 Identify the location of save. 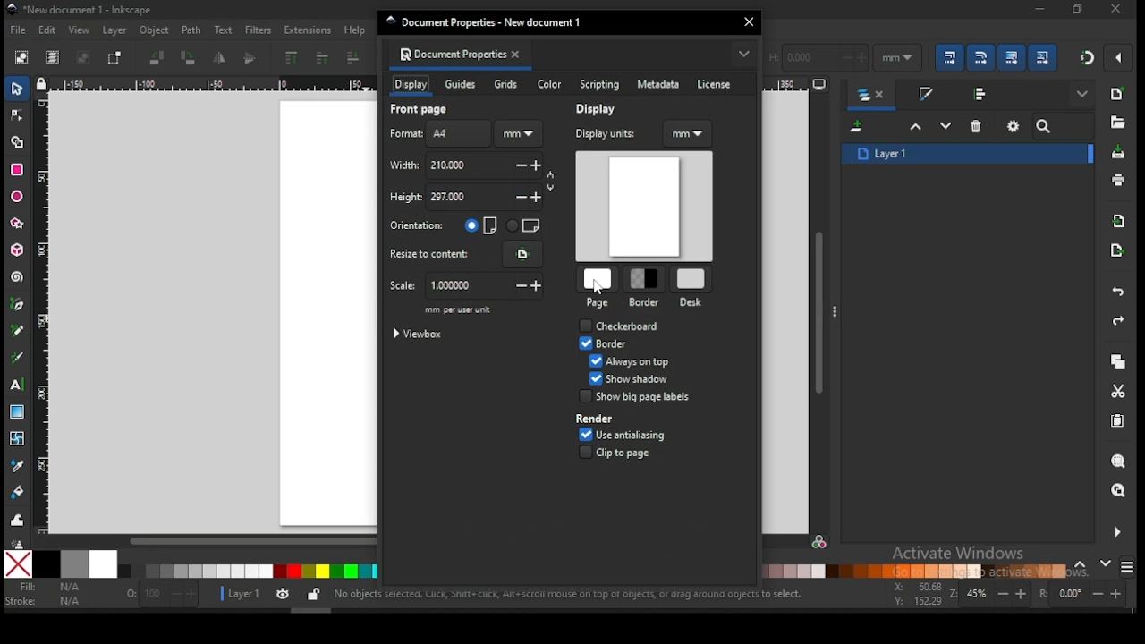
(1116, 153).